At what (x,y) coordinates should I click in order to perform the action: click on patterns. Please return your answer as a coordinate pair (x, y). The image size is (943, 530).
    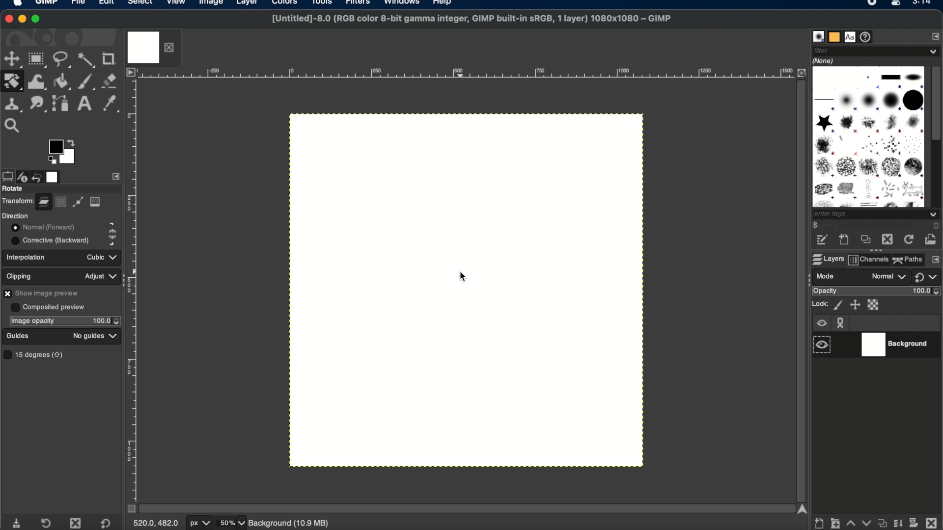
    Looking at the image, I should click on (834, 36).